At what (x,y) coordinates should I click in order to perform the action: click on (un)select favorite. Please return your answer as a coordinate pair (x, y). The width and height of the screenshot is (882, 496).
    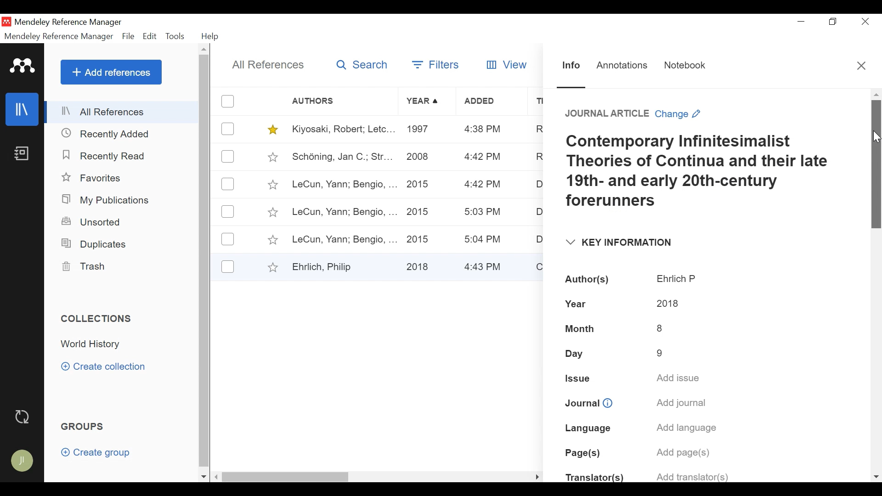
    Looking at the image, I should click on (272, 185).